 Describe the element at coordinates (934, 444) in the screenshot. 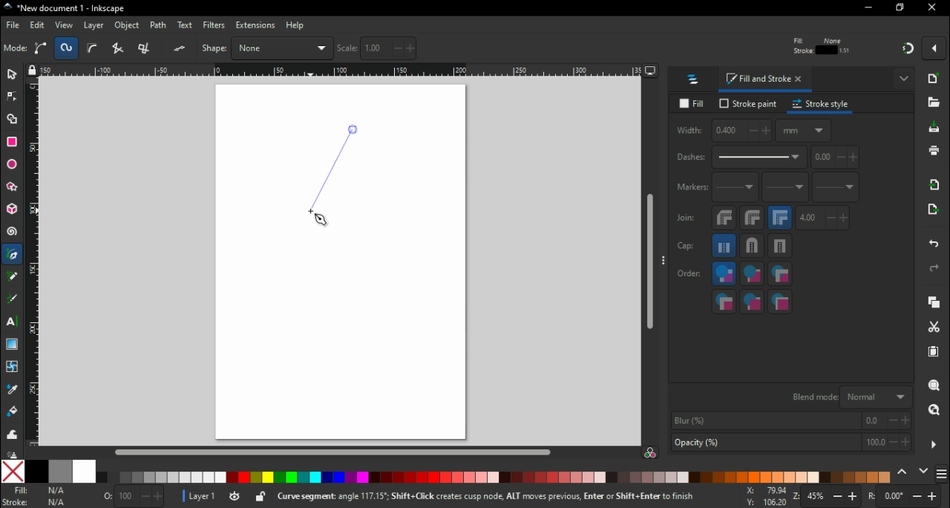

I see `more options` at that location.